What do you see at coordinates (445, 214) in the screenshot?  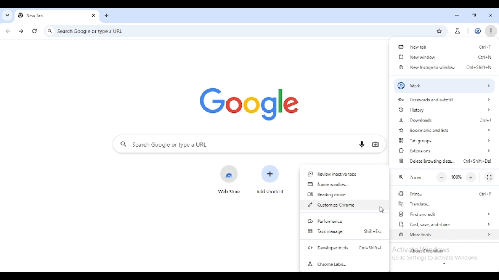 I see `find and edit` at bounding box center [445, 214].